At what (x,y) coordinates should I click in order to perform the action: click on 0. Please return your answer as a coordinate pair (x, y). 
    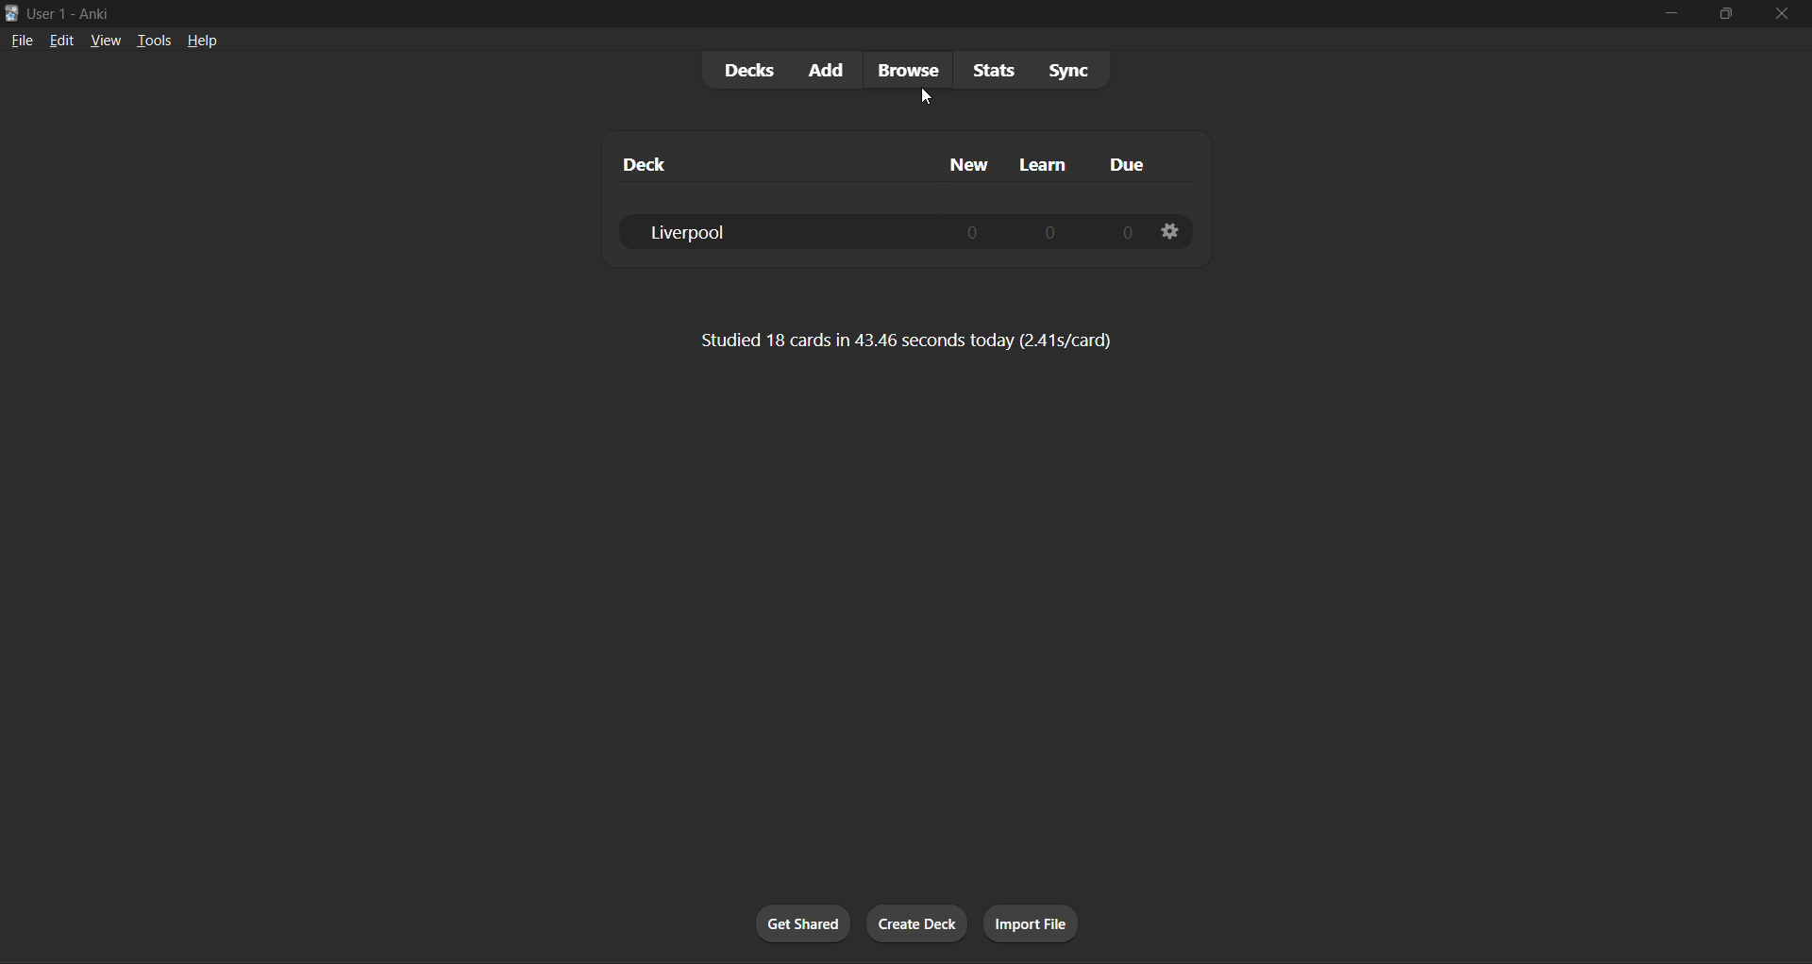
    Looking at the image, I should click on (1110, 228).